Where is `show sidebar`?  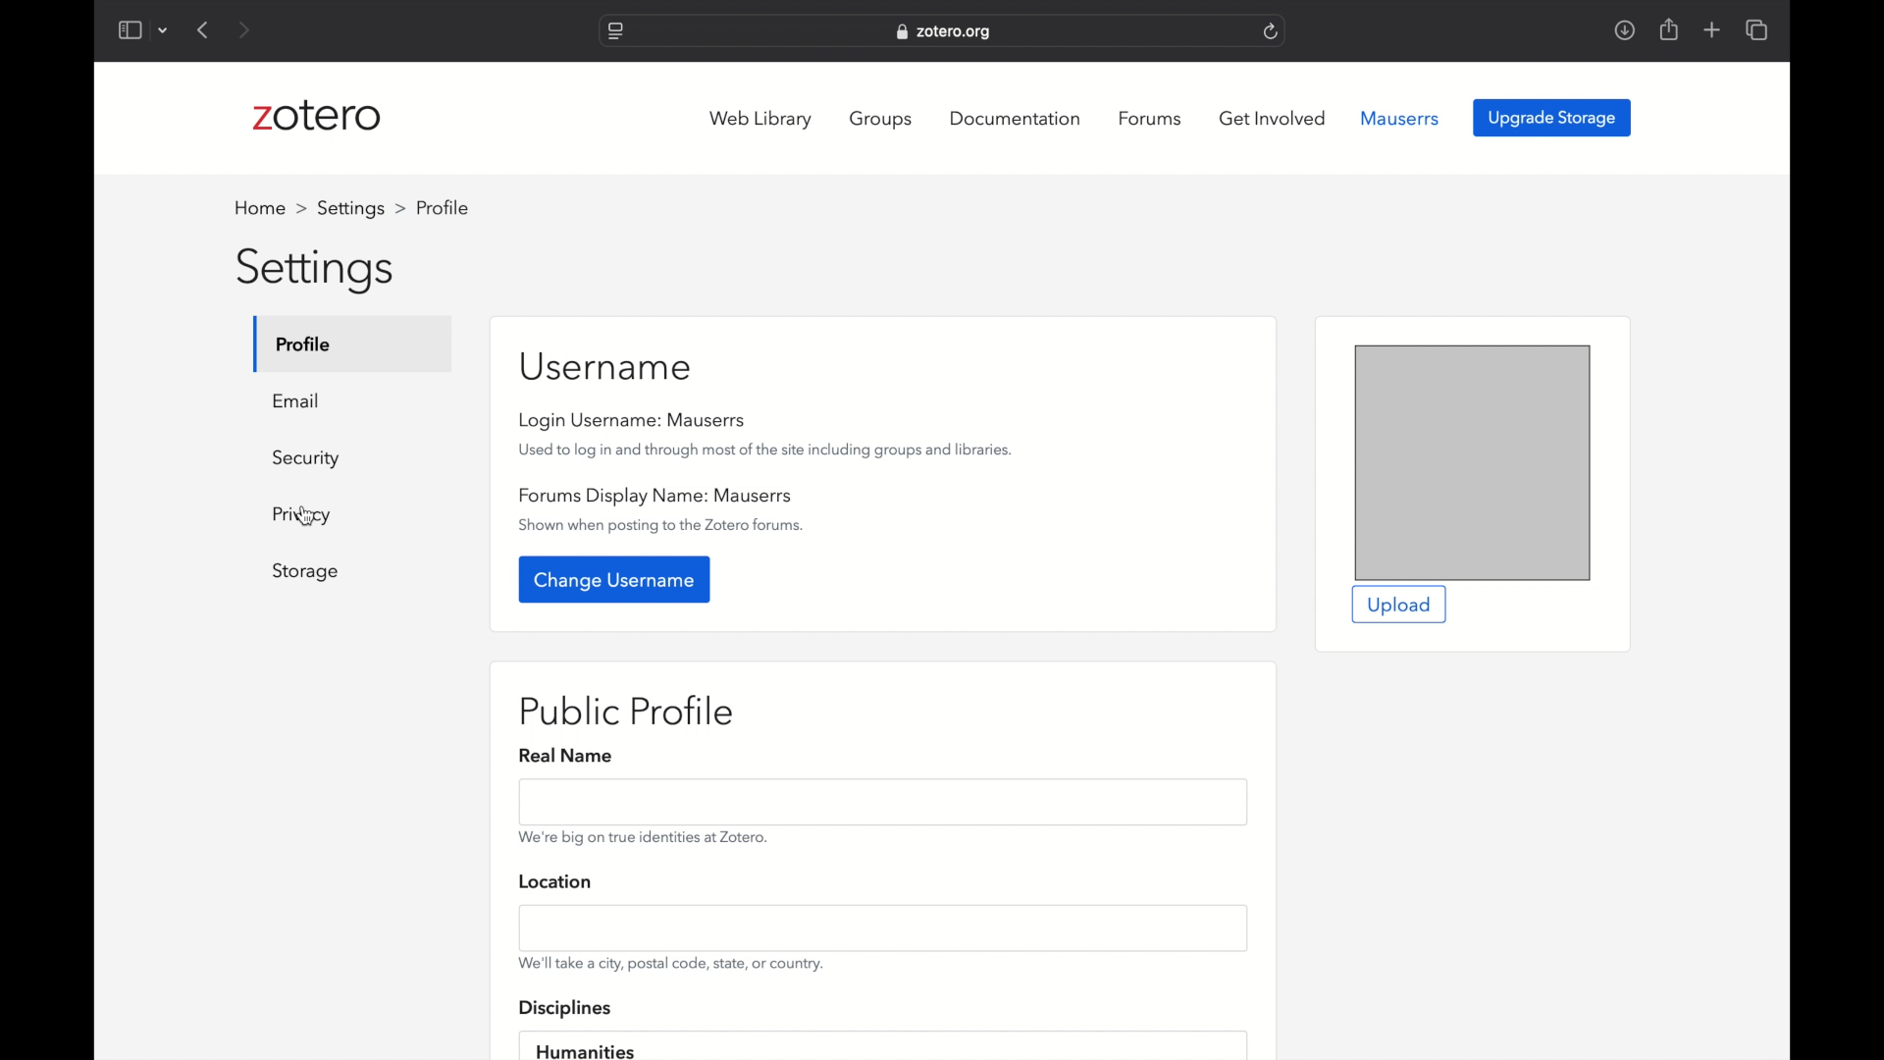
show sidebar is located at coordinates (131, 29).